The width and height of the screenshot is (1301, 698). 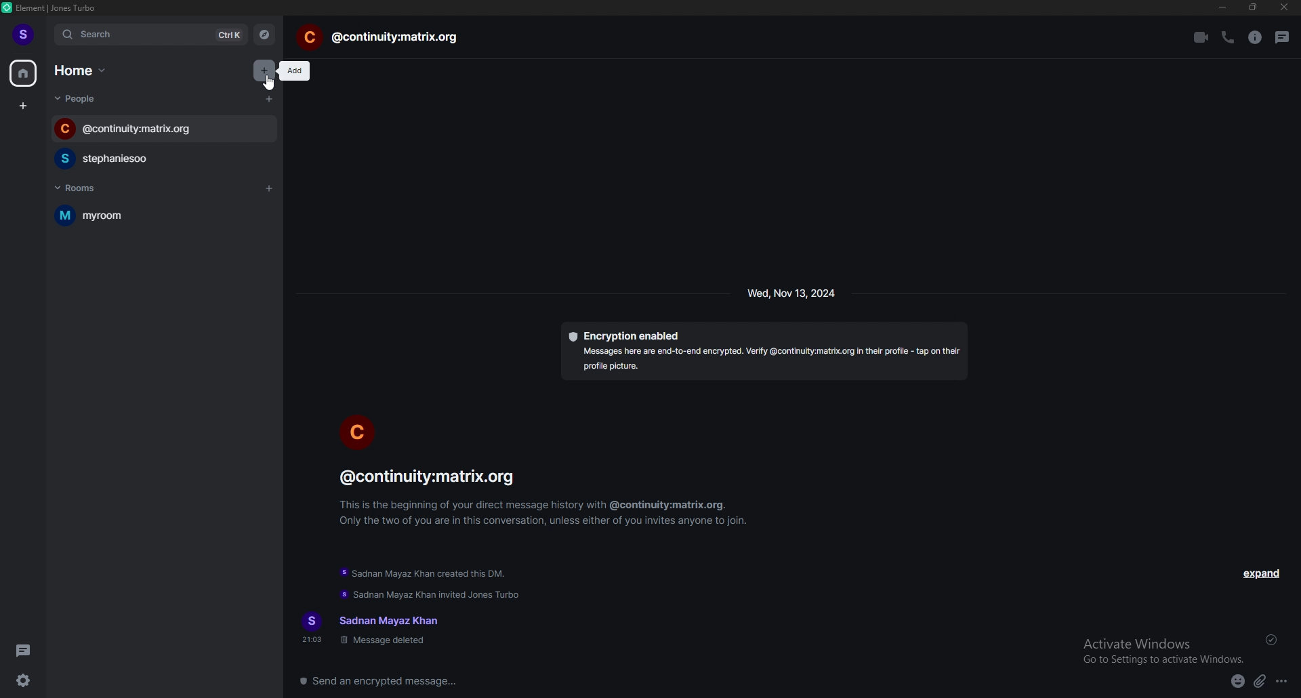 I want to click on cursor, so click(x=270, y=83).